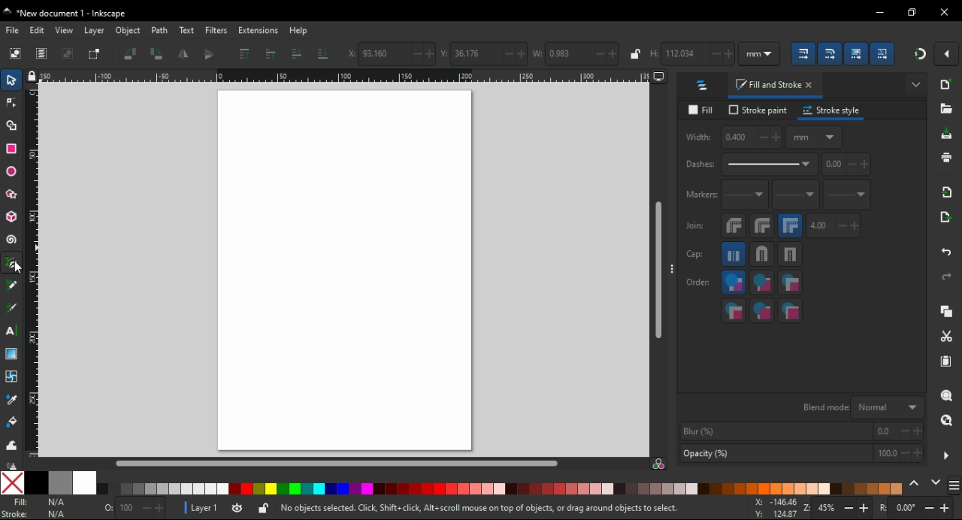 Image resolution: width=962 pixels, height=520 pixels. I want to click on stroke paint, so click(758, 110).